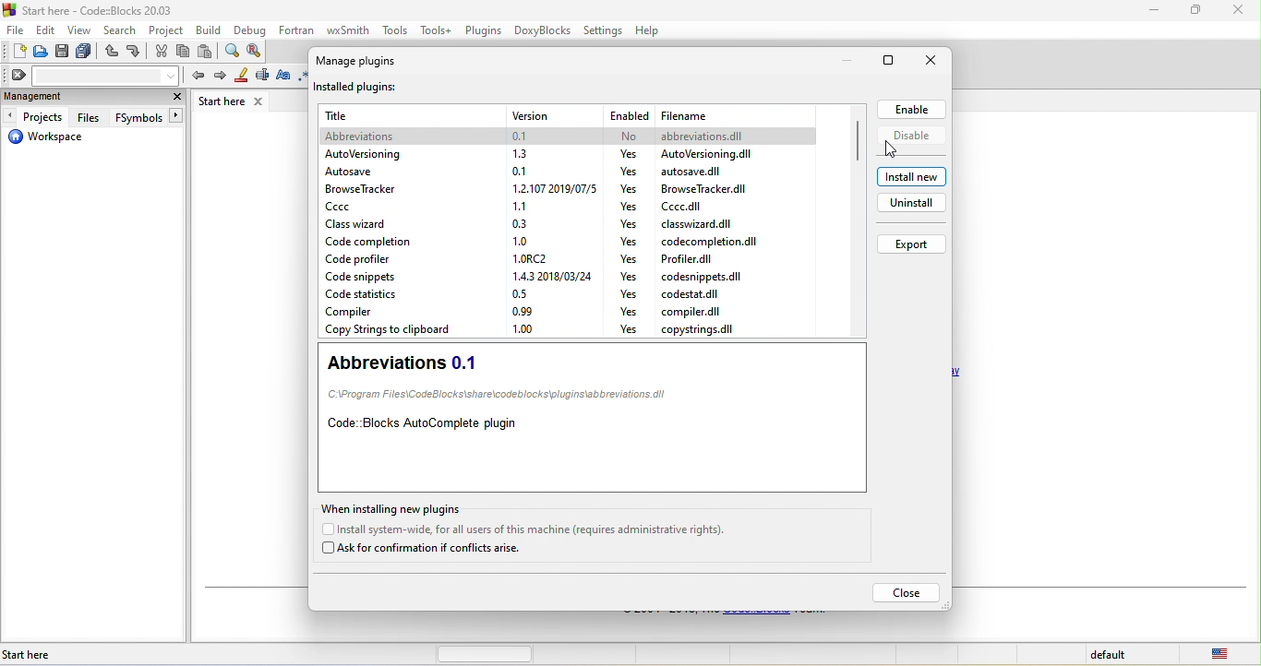 The image size is (1261, 666). I want to click on debug, so click(254, 30).